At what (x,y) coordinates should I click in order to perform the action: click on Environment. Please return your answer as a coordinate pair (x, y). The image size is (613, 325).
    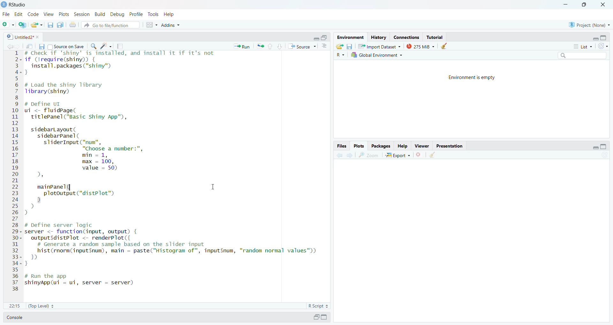
    Looking at the image, I should click on (351, 37).